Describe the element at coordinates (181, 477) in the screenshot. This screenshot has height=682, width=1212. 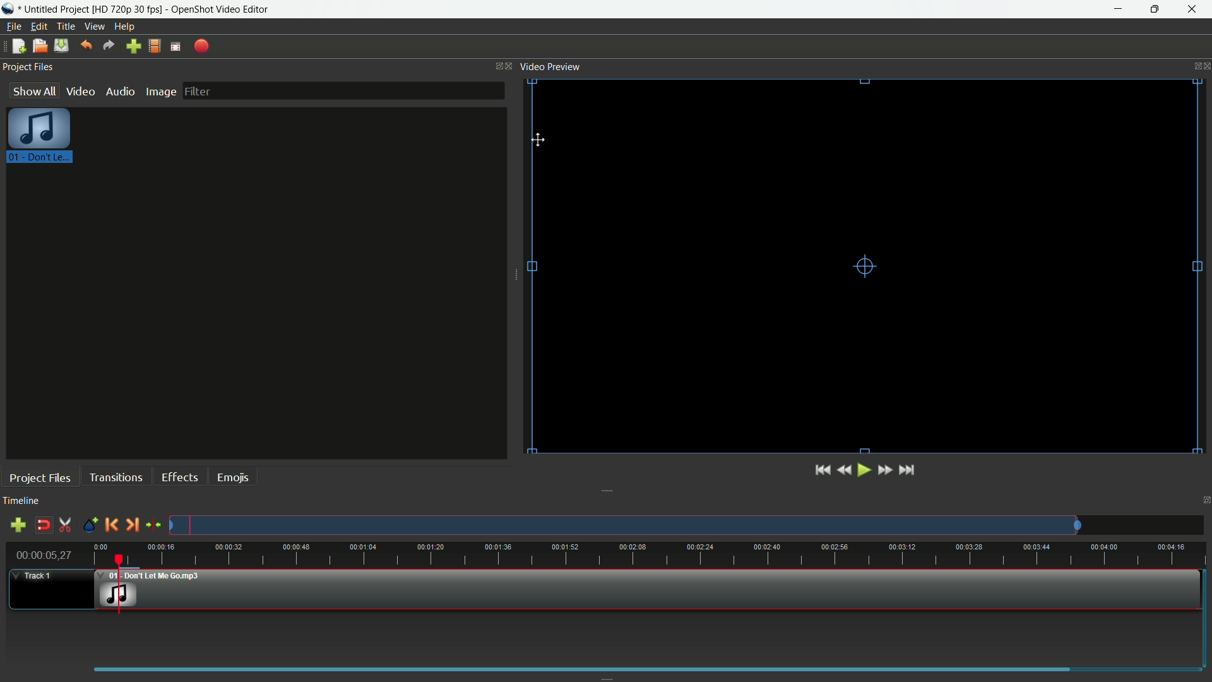
I see `effects` at that location.